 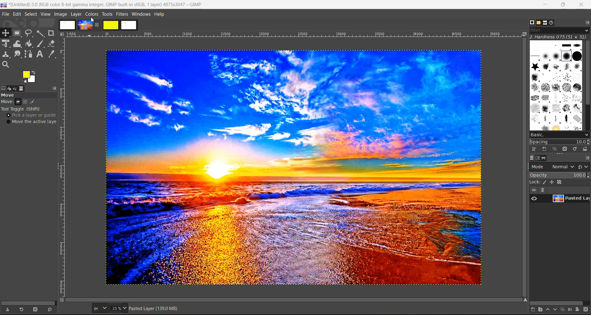 What do you see at coordinates (155, 309) in the screenshot?
I see `metadata` at bounding box center [155, 309].